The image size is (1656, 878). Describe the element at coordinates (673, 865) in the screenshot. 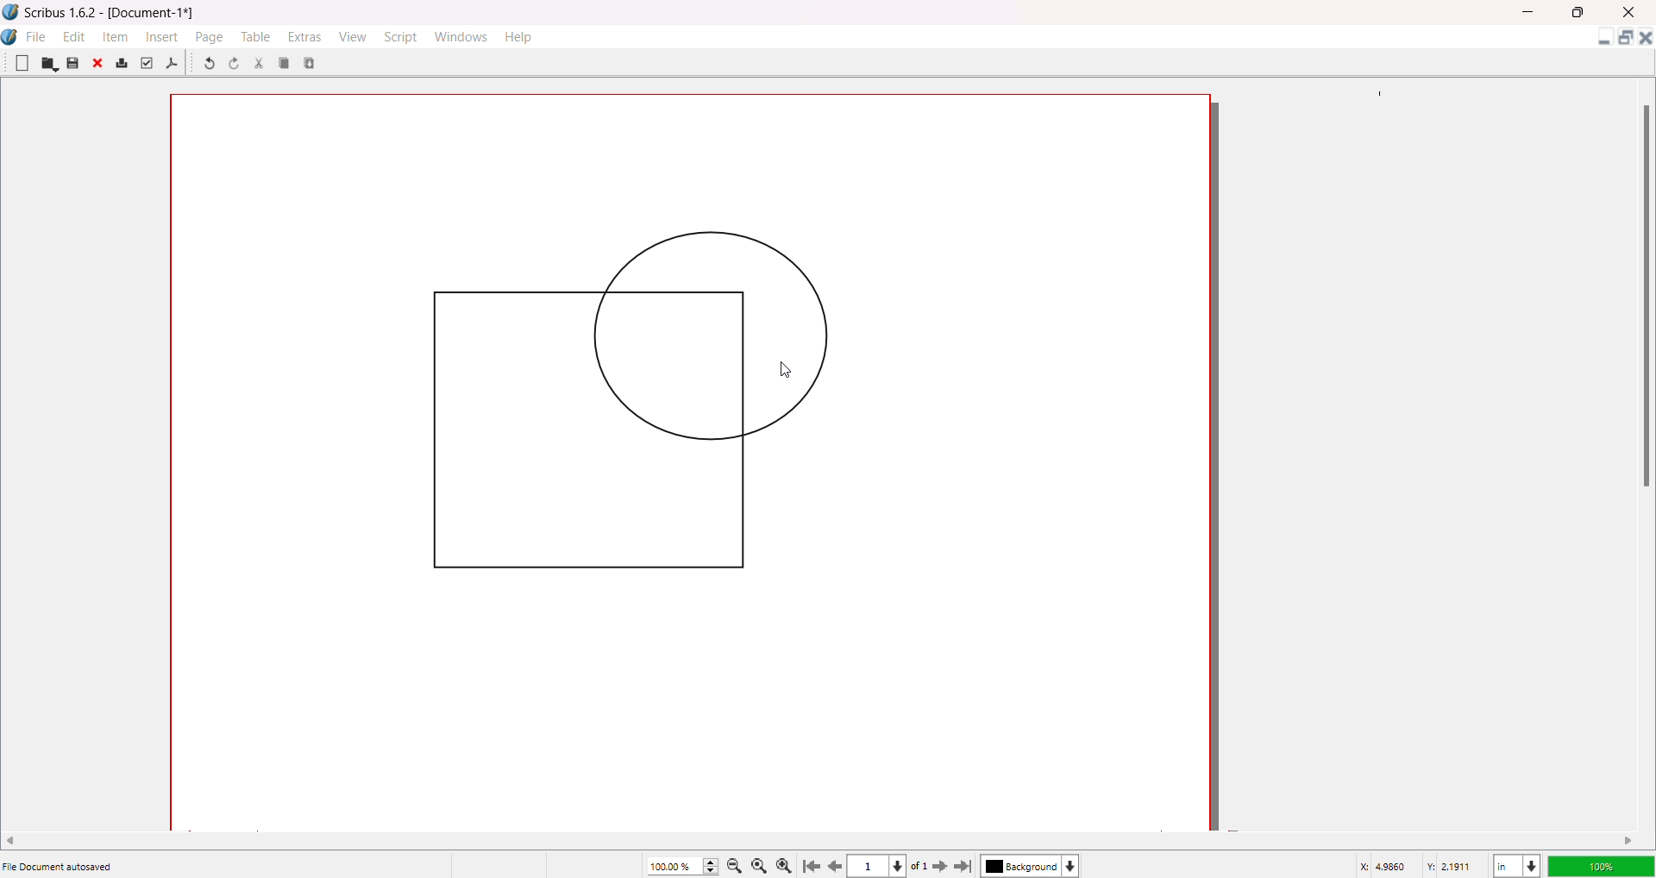

I see `Zoom percentage` at that location.